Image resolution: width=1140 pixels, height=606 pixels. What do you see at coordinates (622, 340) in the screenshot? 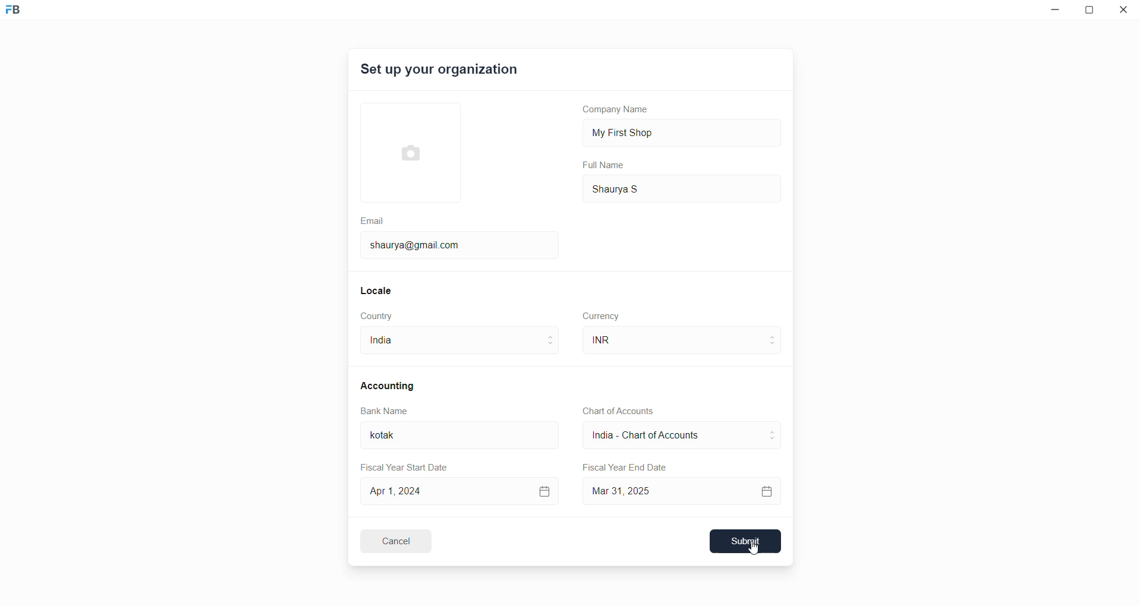
I see `INR` at bounding box center [622, 340].